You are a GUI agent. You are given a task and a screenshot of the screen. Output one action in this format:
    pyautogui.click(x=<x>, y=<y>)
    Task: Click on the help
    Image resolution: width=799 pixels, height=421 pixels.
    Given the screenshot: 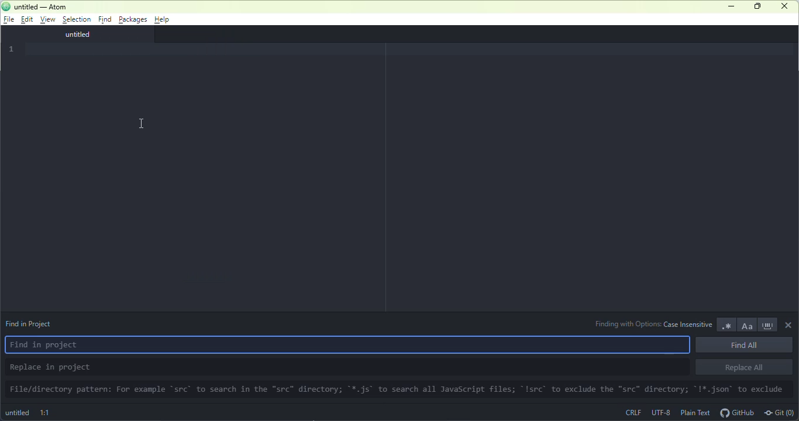 What is the action you would take?
    pyautogui.click(x=163, y=20)
    